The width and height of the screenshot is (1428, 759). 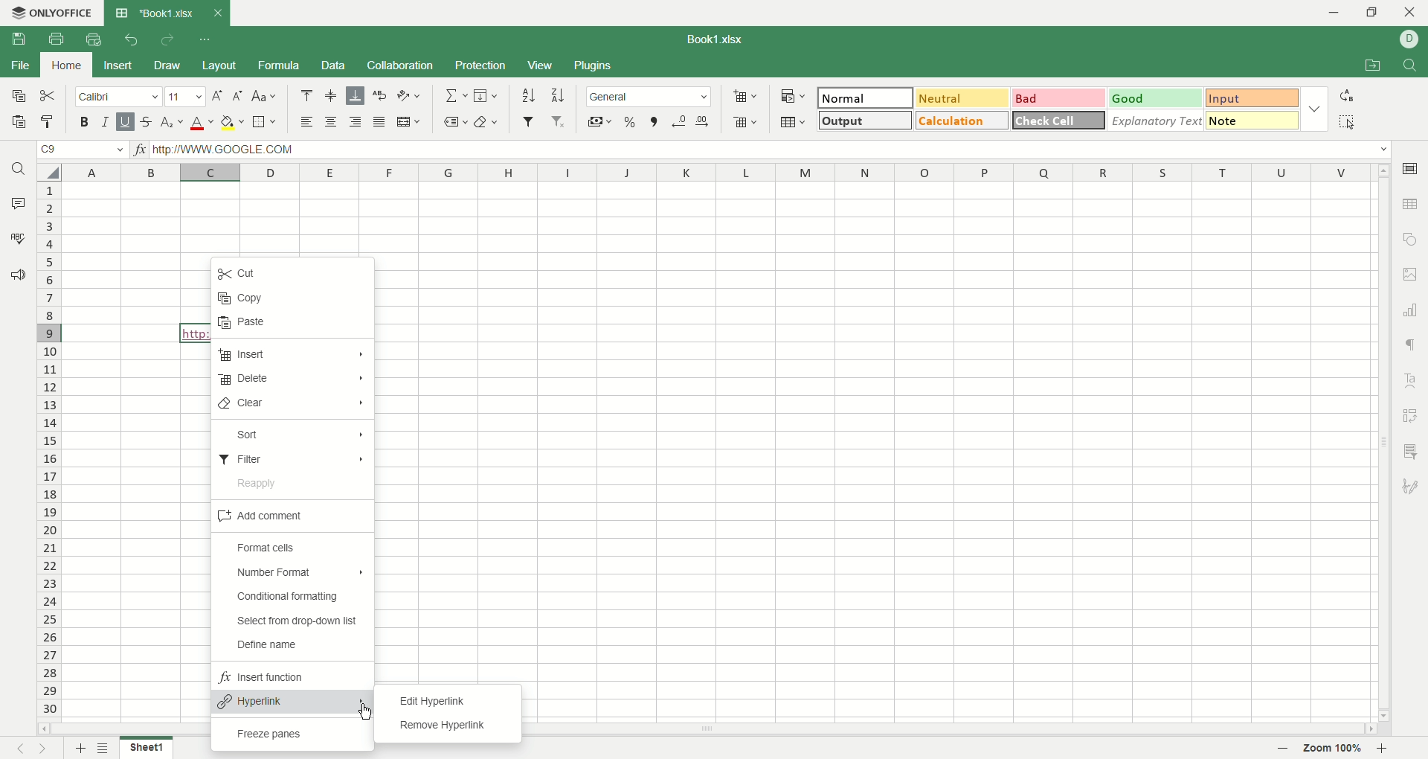 What do you see at coordinates (290, 403) in the screenshot?
I see `clear` at bounding box center [290, 403].